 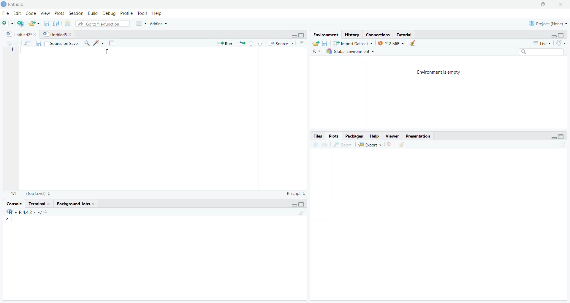 I want to click on go to previous section, so click(x=252, y=43).